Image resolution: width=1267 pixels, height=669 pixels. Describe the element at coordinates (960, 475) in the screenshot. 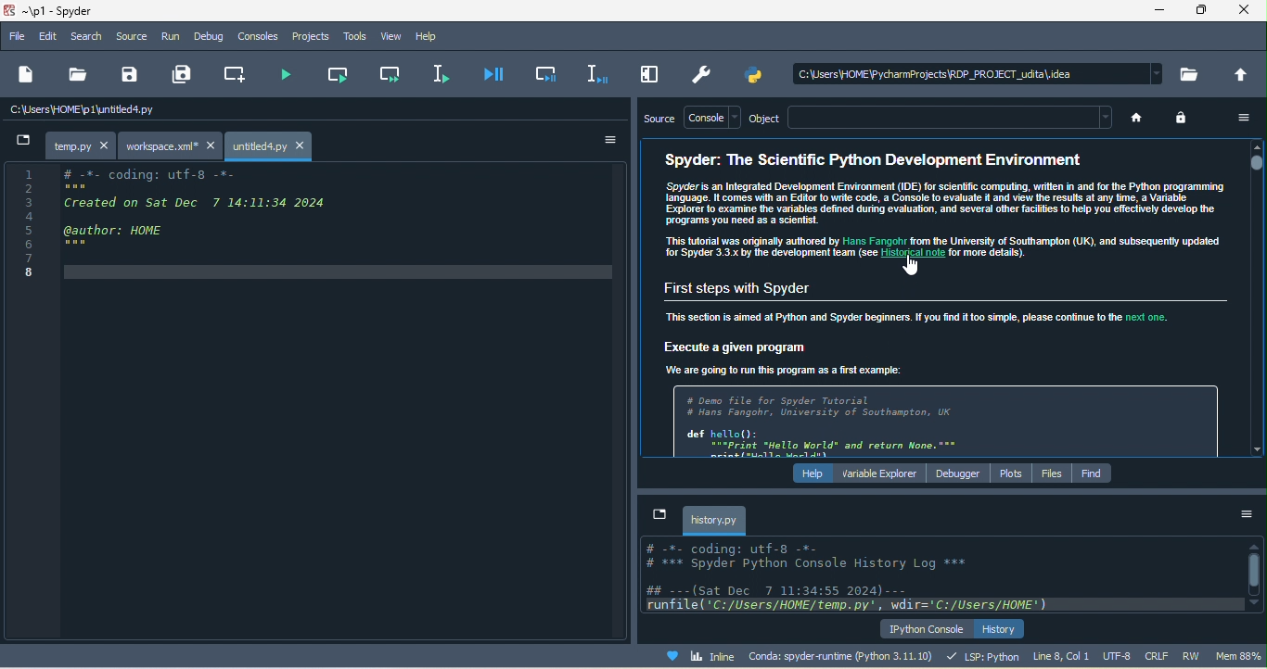

I see `debugger` at that location.